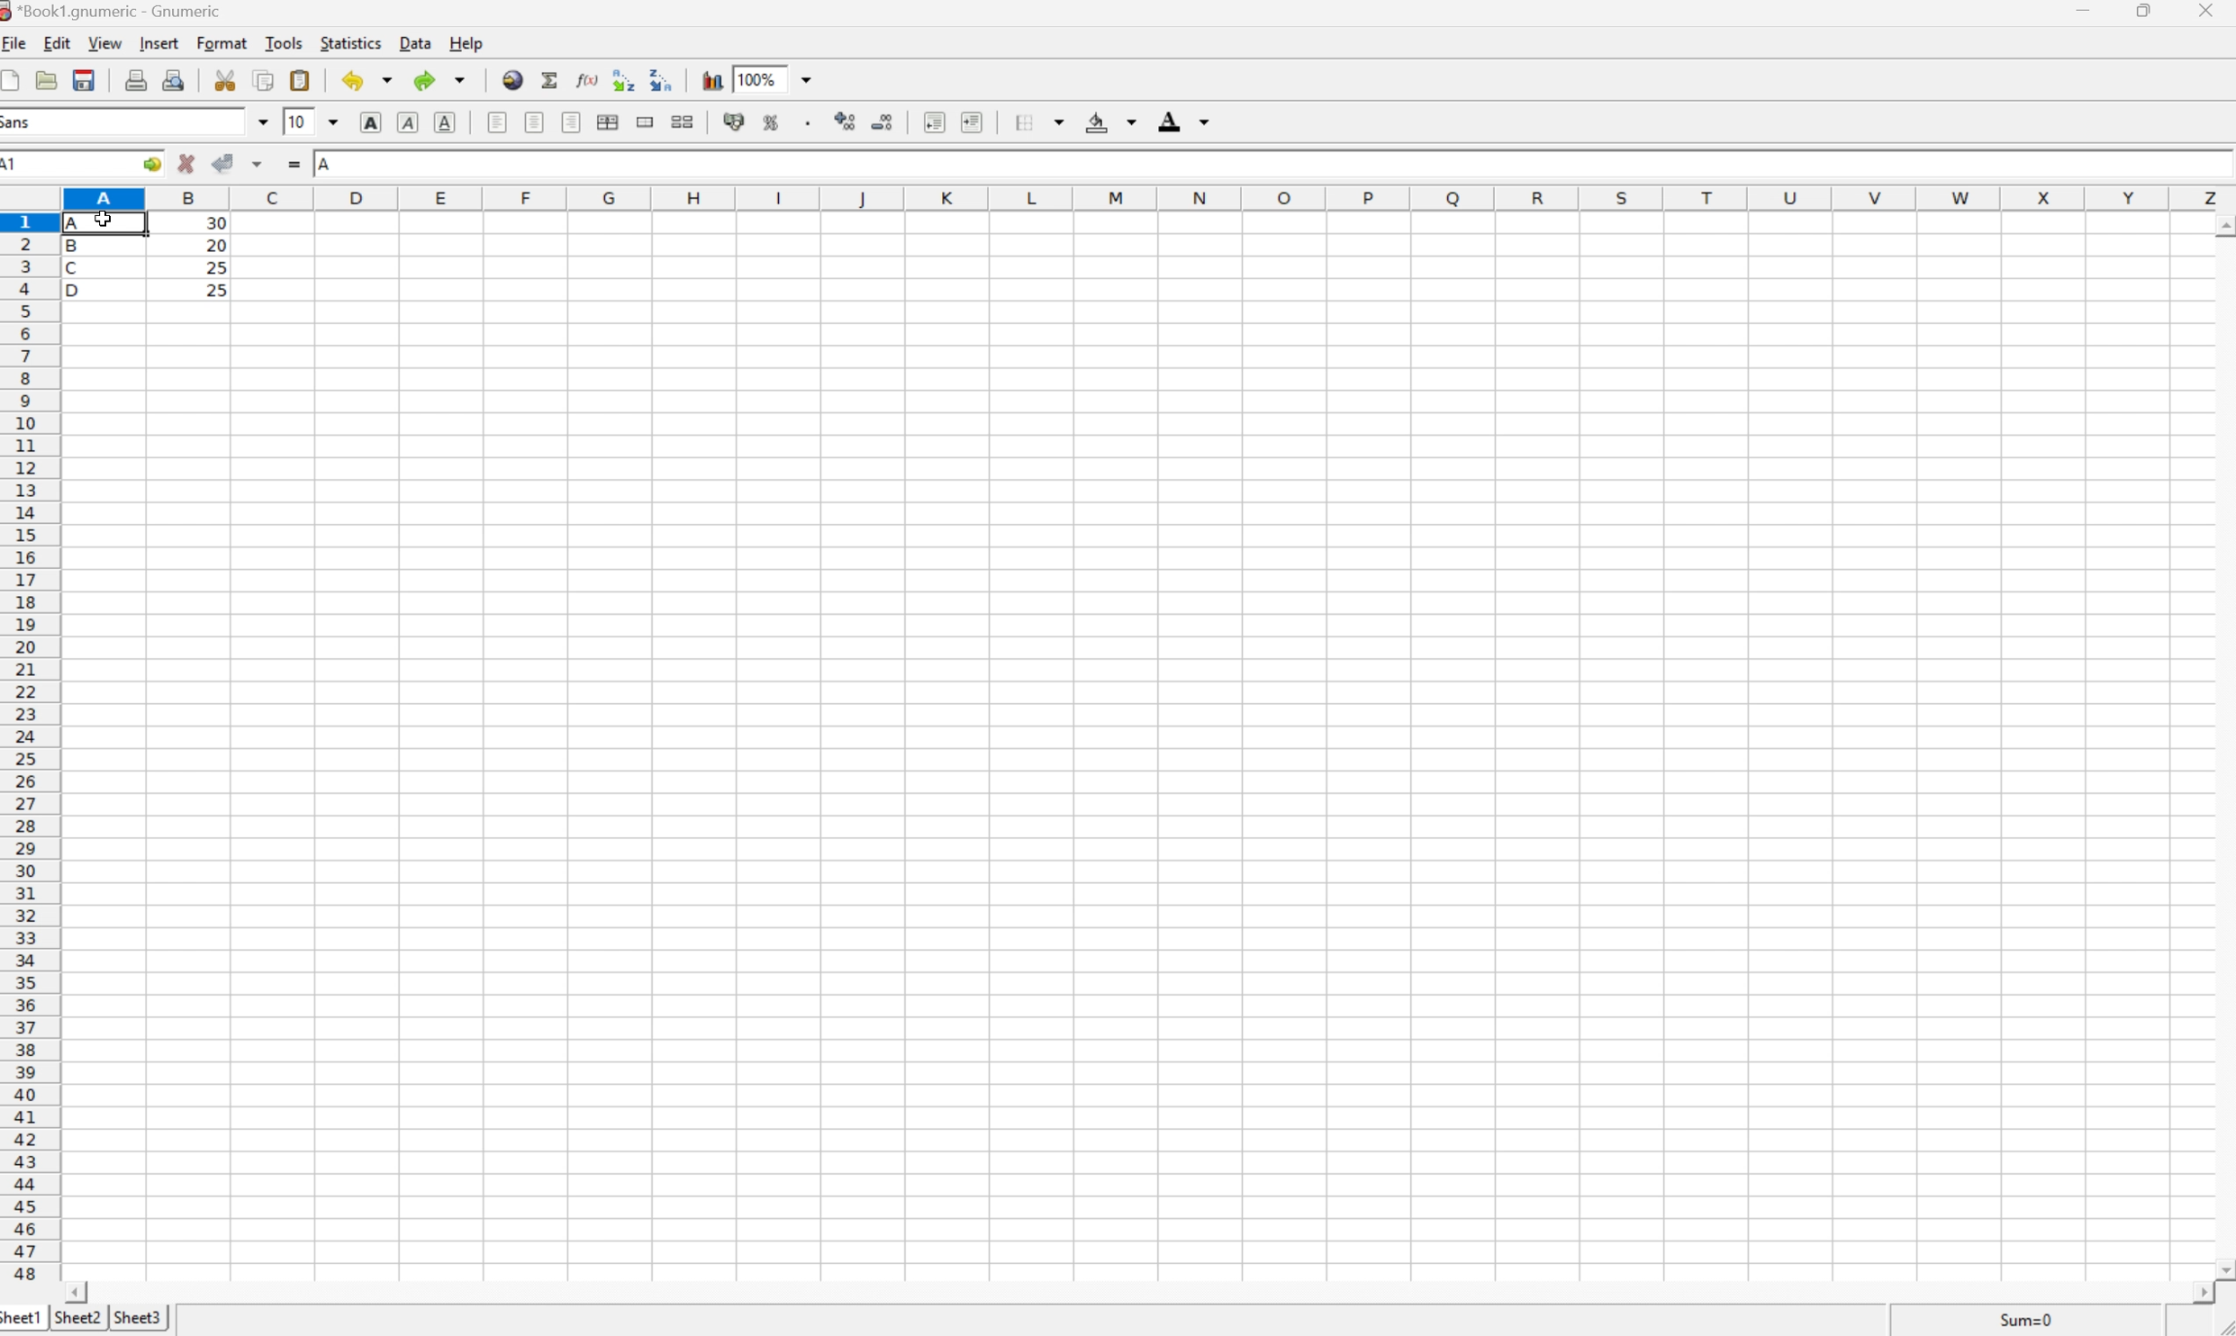 This screenshot has height=1336, width=2236. Describe the element at coordinates (812, 77) in the screenshot. I see `Drop Down` at that location.